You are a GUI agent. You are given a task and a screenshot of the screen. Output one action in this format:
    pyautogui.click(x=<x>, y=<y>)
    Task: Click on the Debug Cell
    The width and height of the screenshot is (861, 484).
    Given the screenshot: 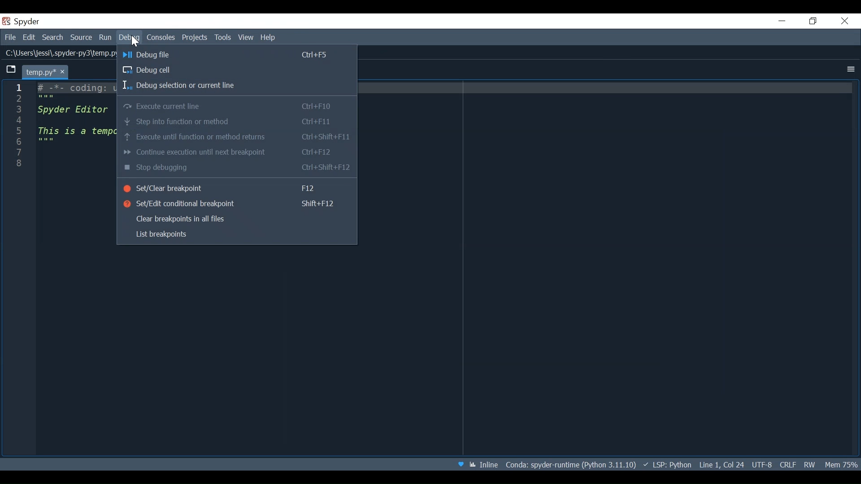 What is the action you would take?
    pyautogui.click(x=230, y=70)
    